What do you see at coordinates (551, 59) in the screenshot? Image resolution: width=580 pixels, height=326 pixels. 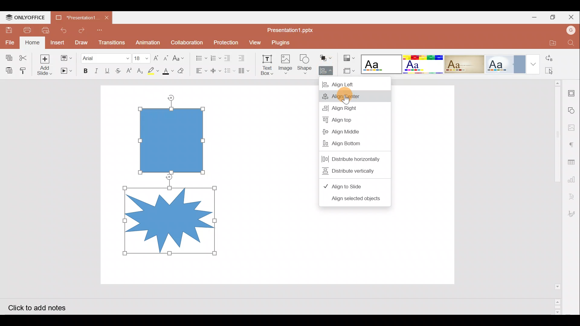 I see `Replace` at bounding box center [551, 59].